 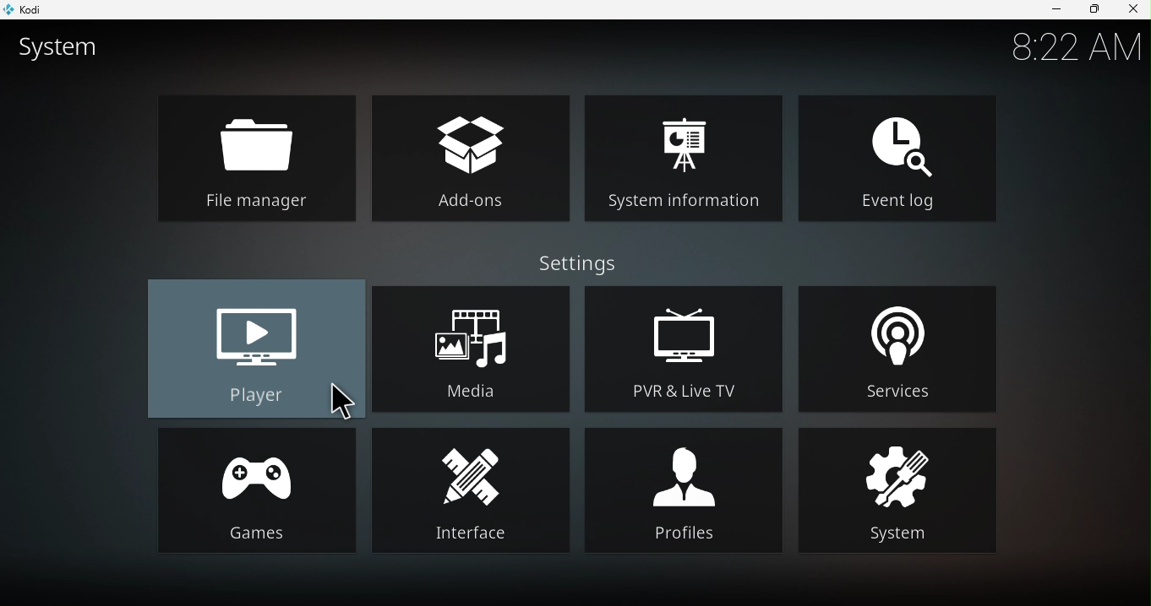 What do you see at coordinates (588, 263) in the screenshot?
I see `Settings` at bounding box center [588, 263].